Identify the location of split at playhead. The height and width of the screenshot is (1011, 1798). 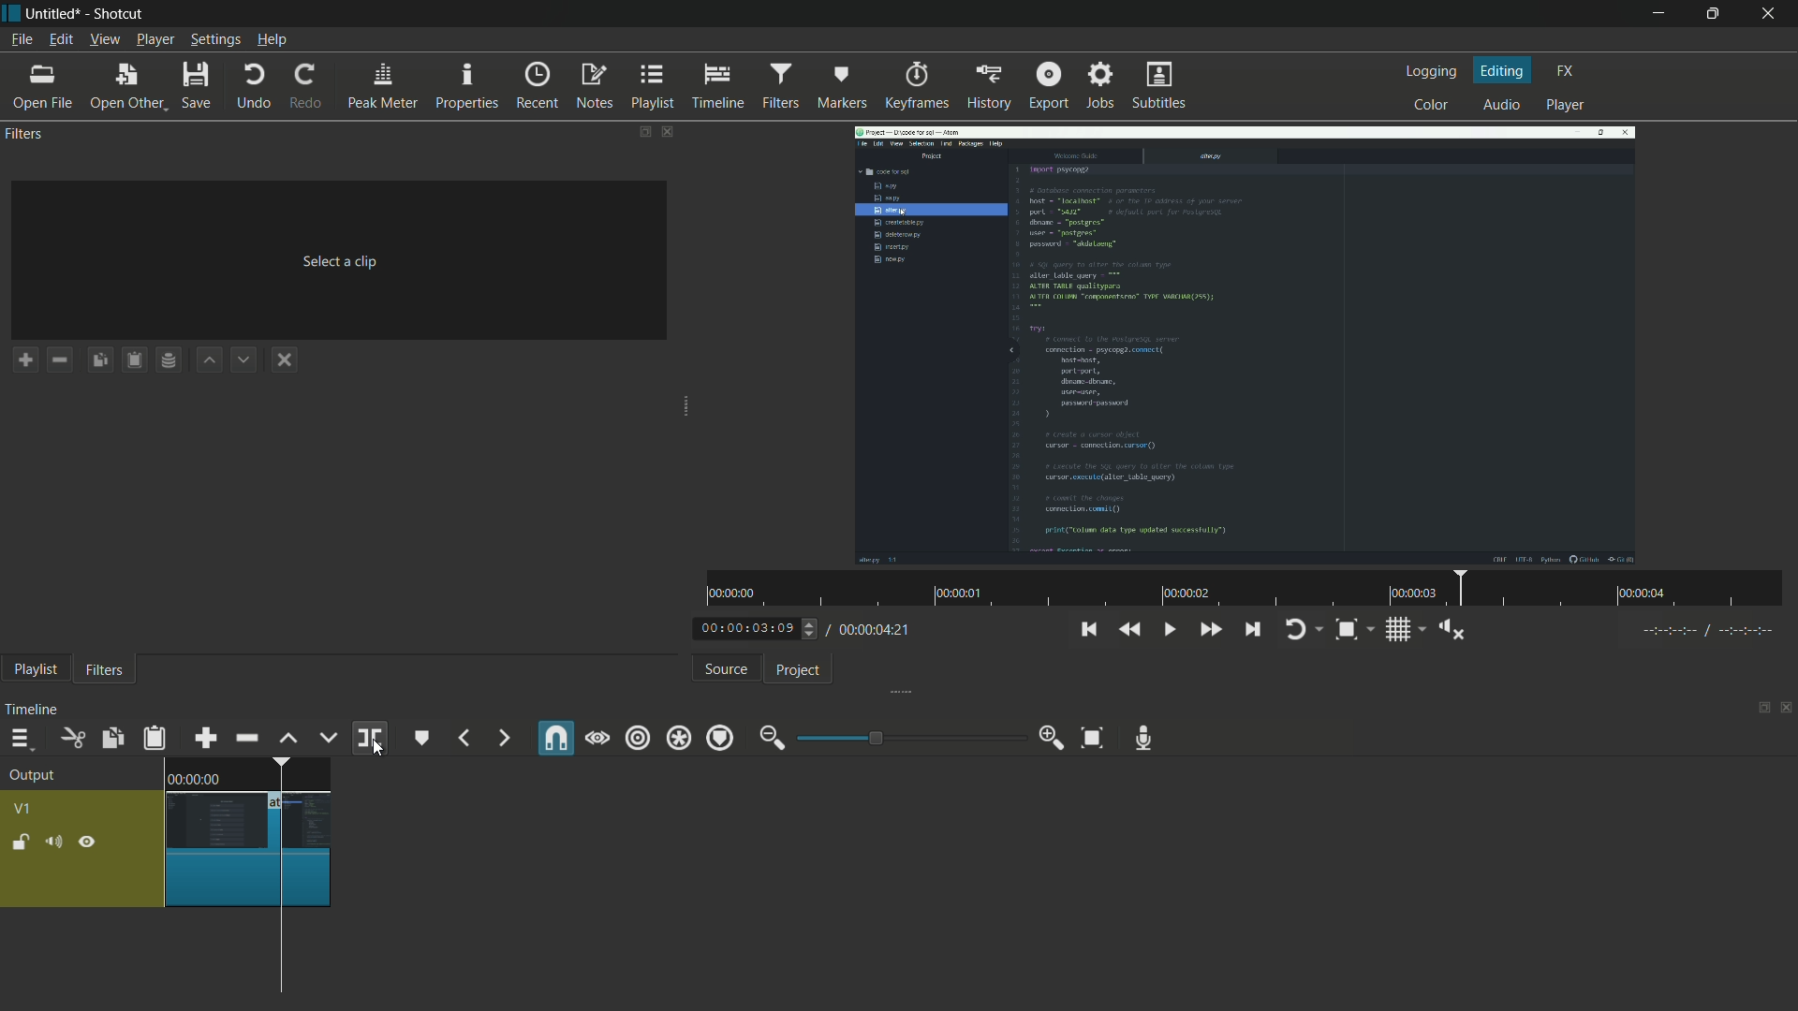
(369, 738).